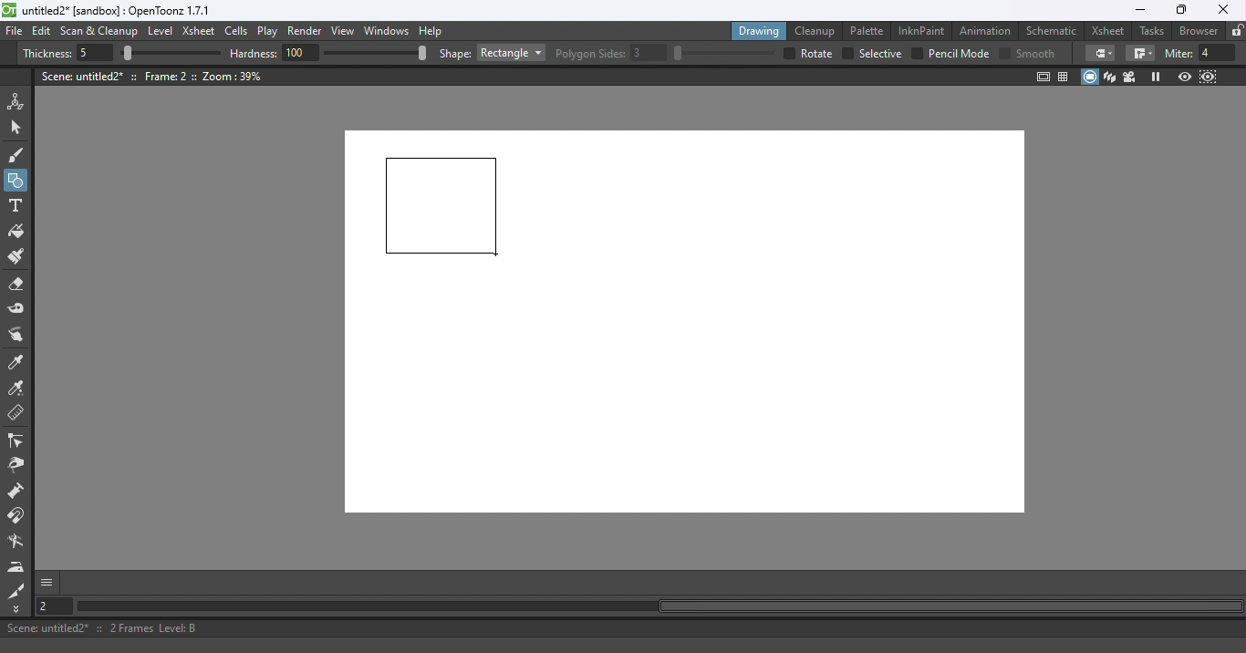 The width and height of the screenshot is (1246, 653). I want to click on Close, so click(1222, 10).